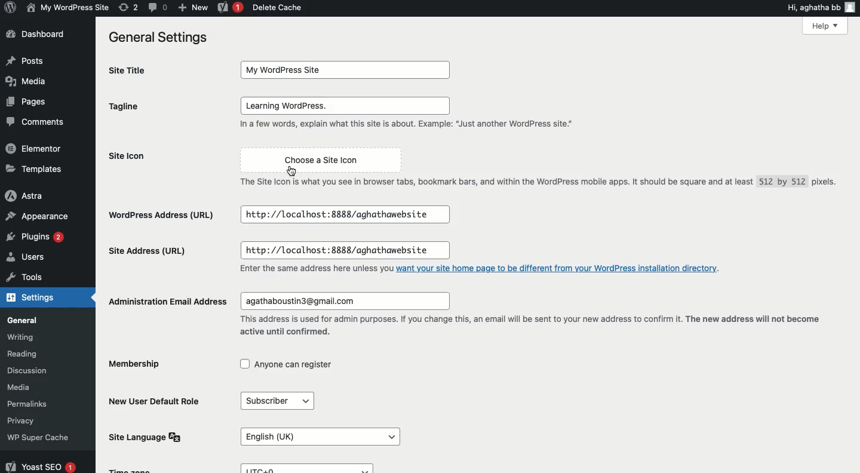 The image size is (860, 473). Describe the element at coordinates (193, 7) in the screenshot. I see `New` at that location.